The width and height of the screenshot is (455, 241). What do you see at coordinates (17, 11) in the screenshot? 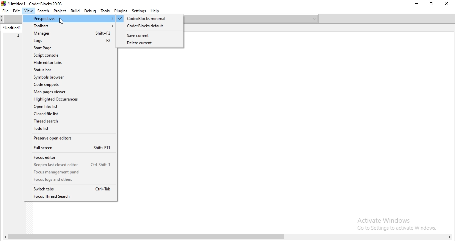
I see `Edit ` at bounding box center [17, 11].